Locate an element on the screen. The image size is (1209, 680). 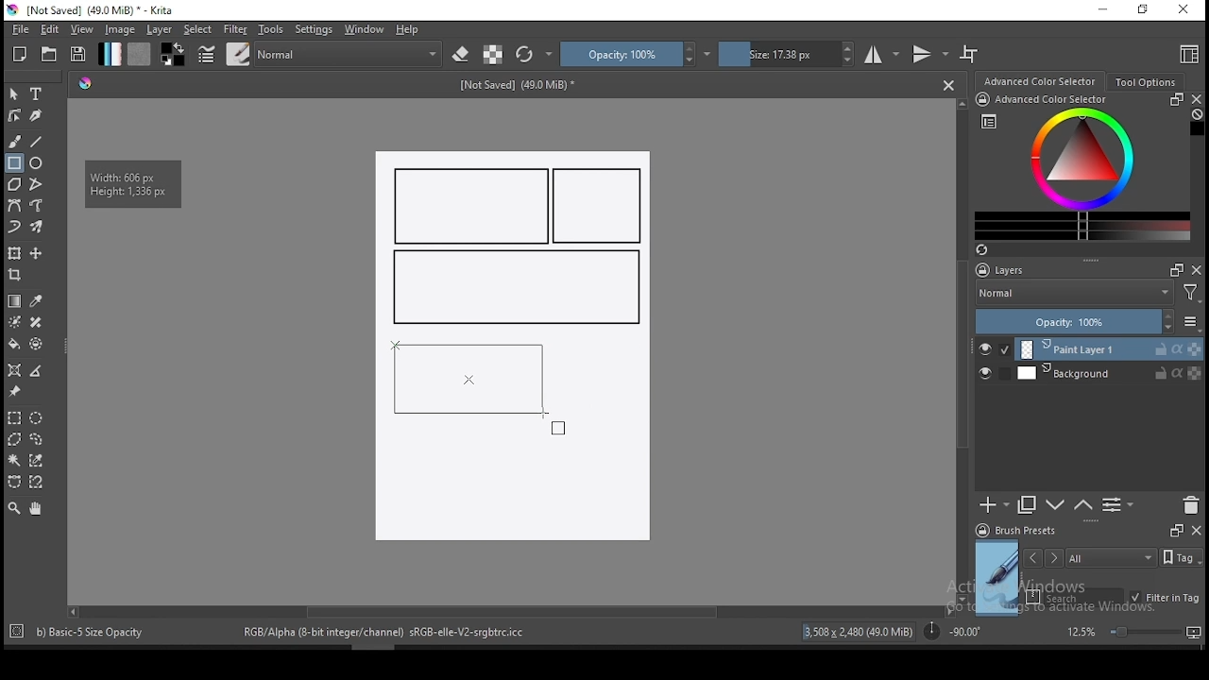
line tool is located at coordinates (37, 142).